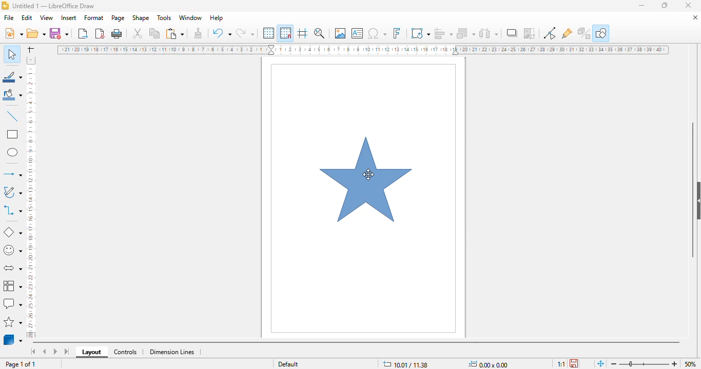  I want to click on zoom & pan, so click(320, 33).